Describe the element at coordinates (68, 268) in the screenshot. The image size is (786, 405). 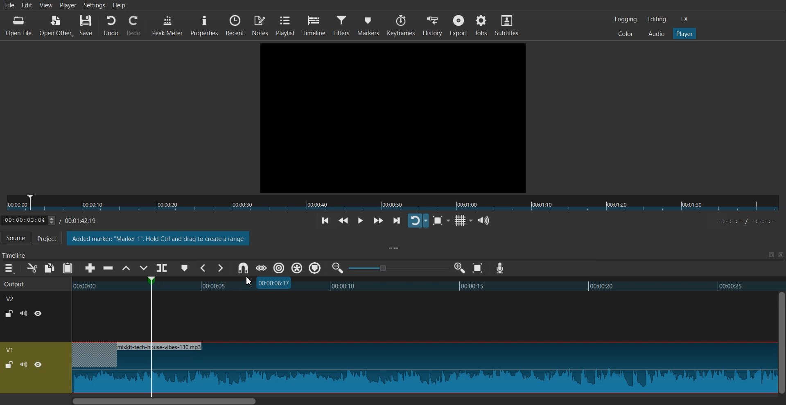
I see `Paste` at that location.